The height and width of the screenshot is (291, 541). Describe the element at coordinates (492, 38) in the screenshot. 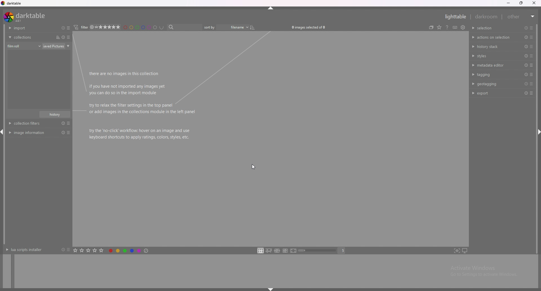

I see `actions on selection` at that location.